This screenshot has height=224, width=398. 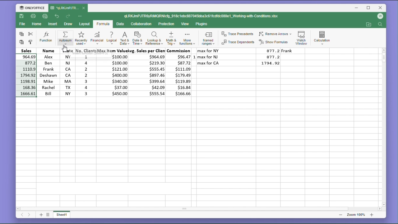 What do you see at coordinates (275, 33) in the screenshot?
I see `remove arrows` at bounding box center [275, 33].